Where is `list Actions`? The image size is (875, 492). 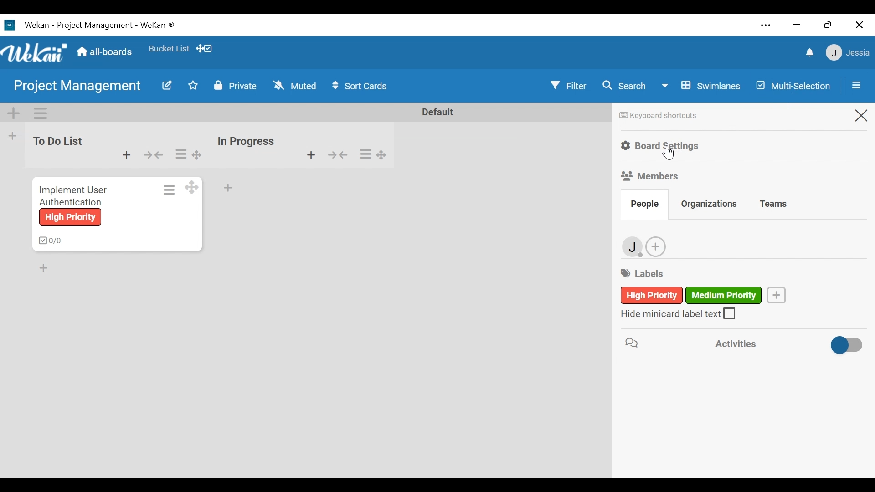 list Actions is located at coordinates (180, 154).